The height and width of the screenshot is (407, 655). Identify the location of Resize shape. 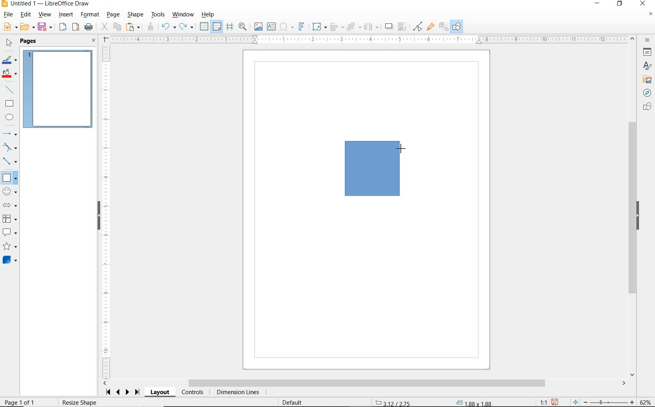
(84, 403).